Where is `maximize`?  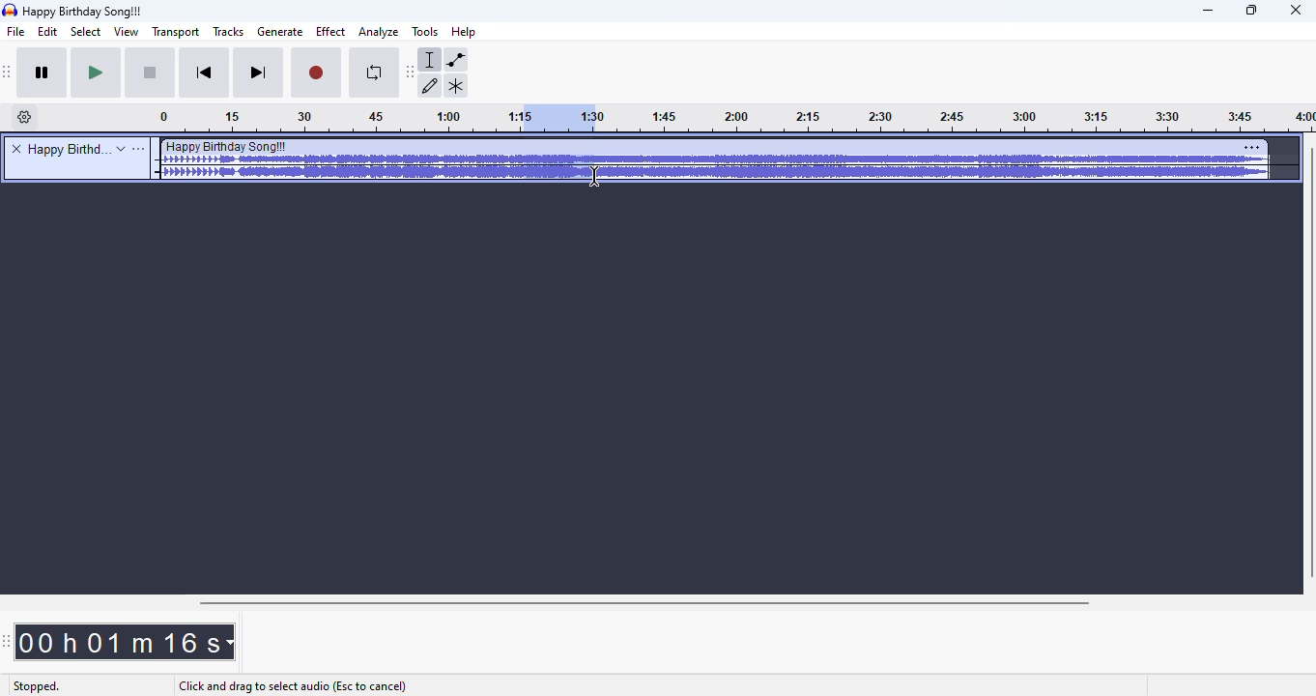 maximize is located at coordinates (1252, 11).